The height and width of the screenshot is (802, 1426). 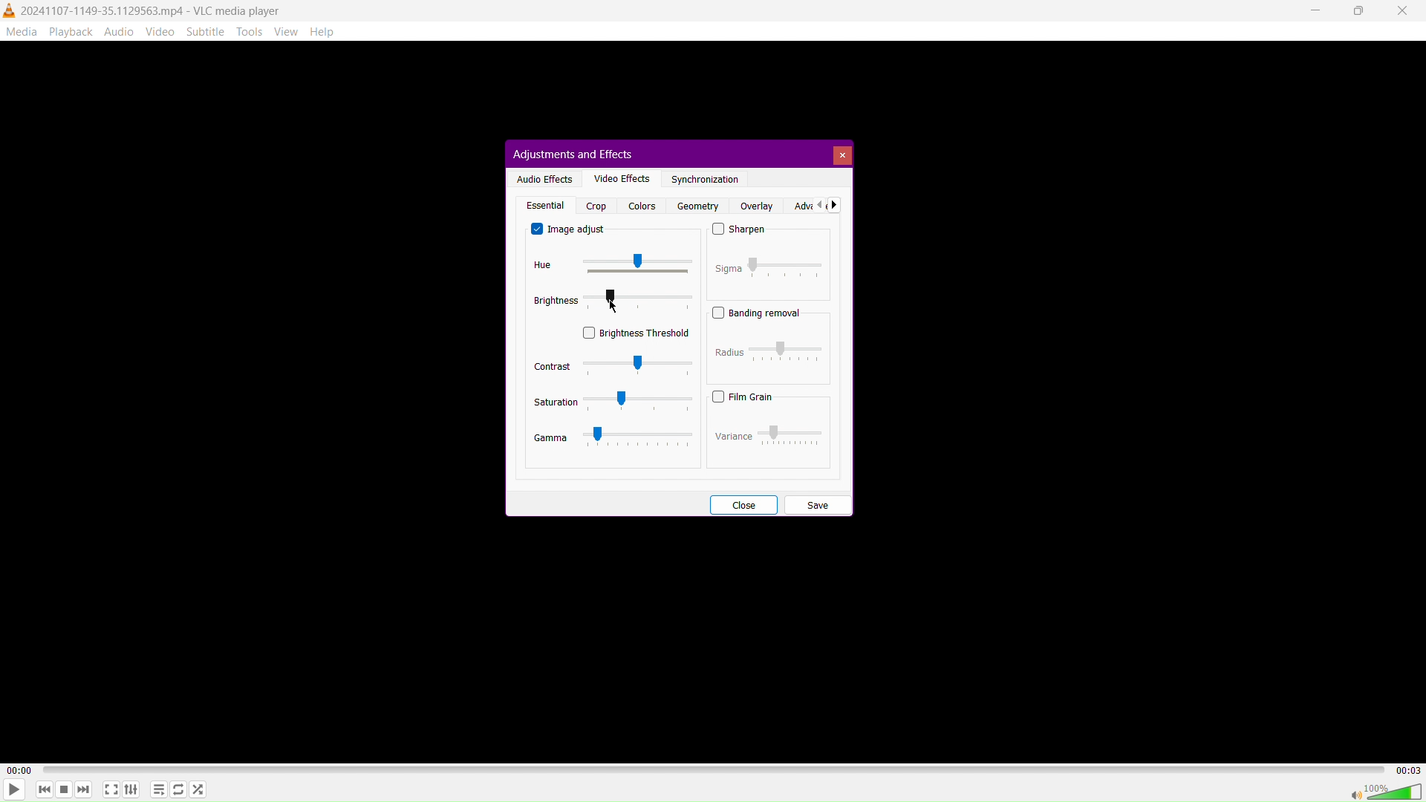 I want to click on Video Effects, so click(x=619, y=177).